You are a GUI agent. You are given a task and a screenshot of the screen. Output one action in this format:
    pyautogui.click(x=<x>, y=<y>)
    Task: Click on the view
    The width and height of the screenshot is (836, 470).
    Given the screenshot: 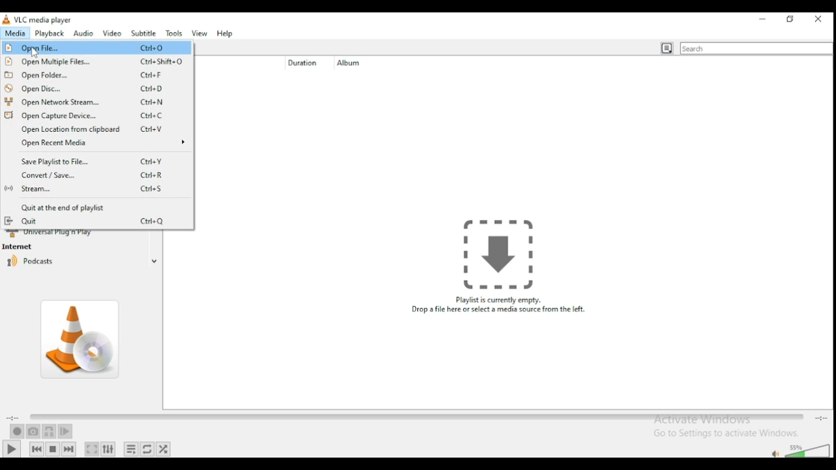 What is the action you would take?
    pyautogui.click(x=200, y=34)
    